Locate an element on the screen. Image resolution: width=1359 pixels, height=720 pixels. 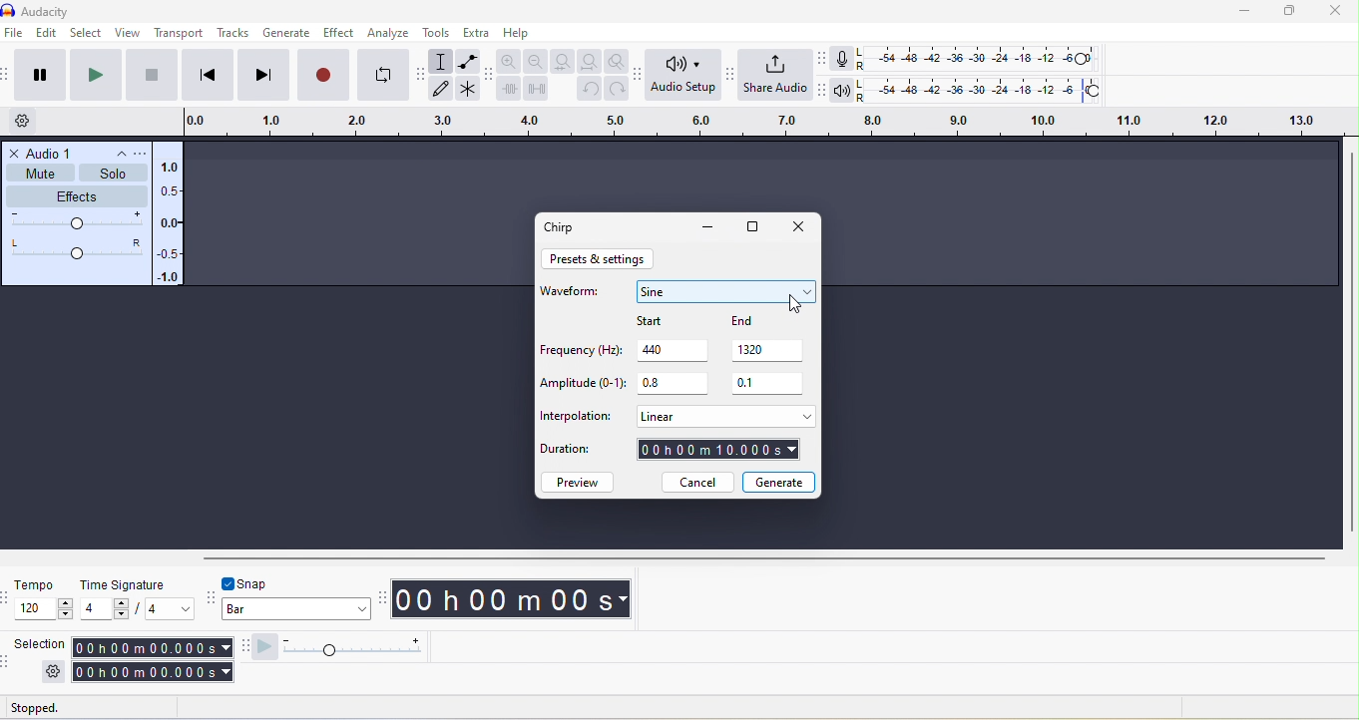
time signature is located at coordinates (120, 583).